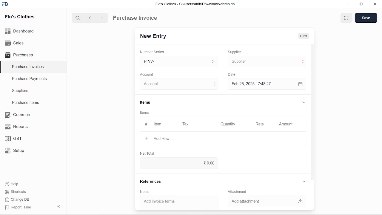 This screenshot has width=382, height=215. I want to click on Flo's Clothes - C:\Users\alrib\Downioads'cemo.db., so click(195, 5).